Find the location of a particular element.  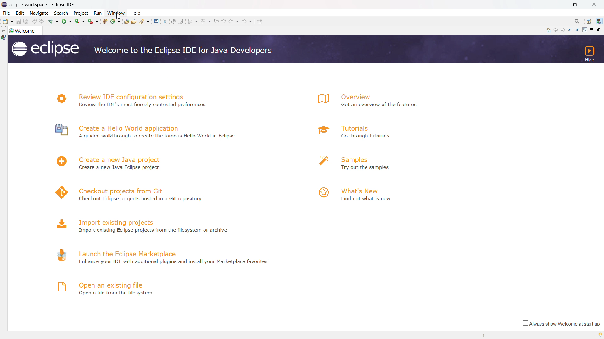

next annotation is located at coordinates (193, 22).